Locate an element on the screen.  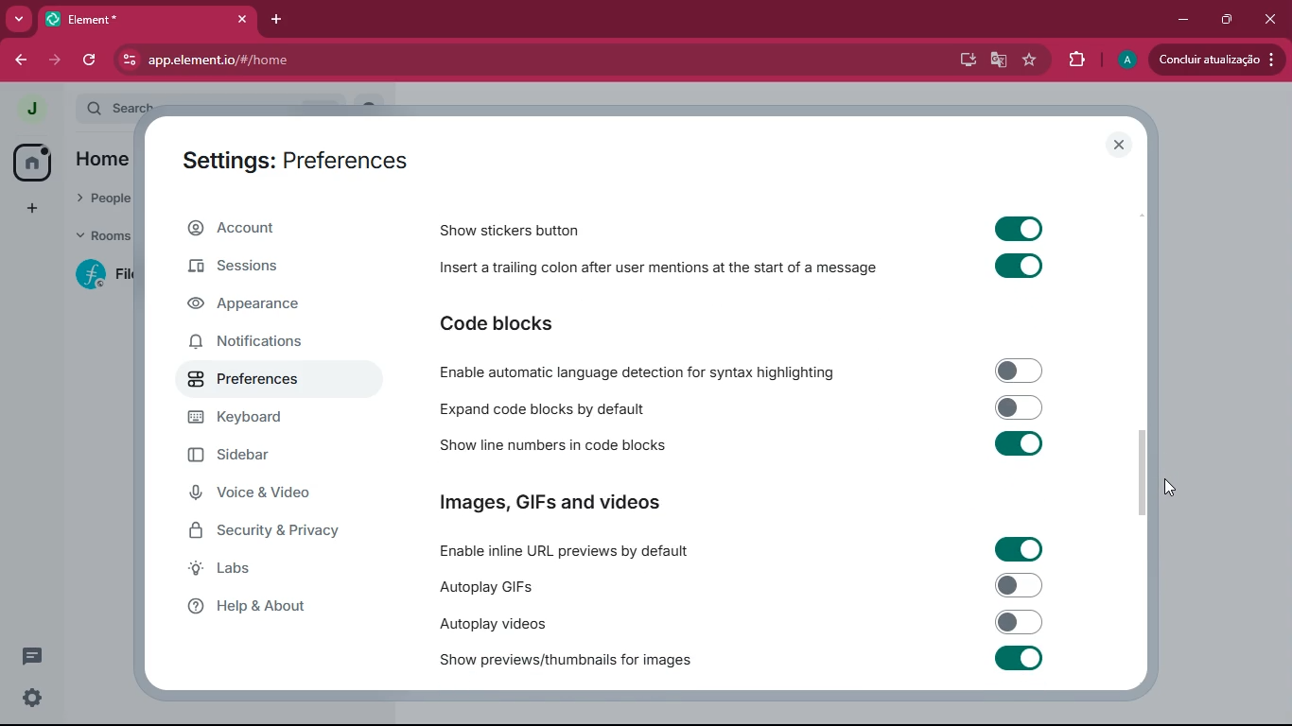
close is located at coordinates (1272, 17).